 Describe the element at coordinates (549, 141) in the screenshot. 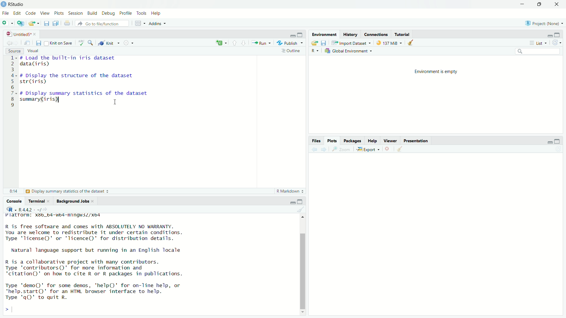

I see `Hide` at that location.